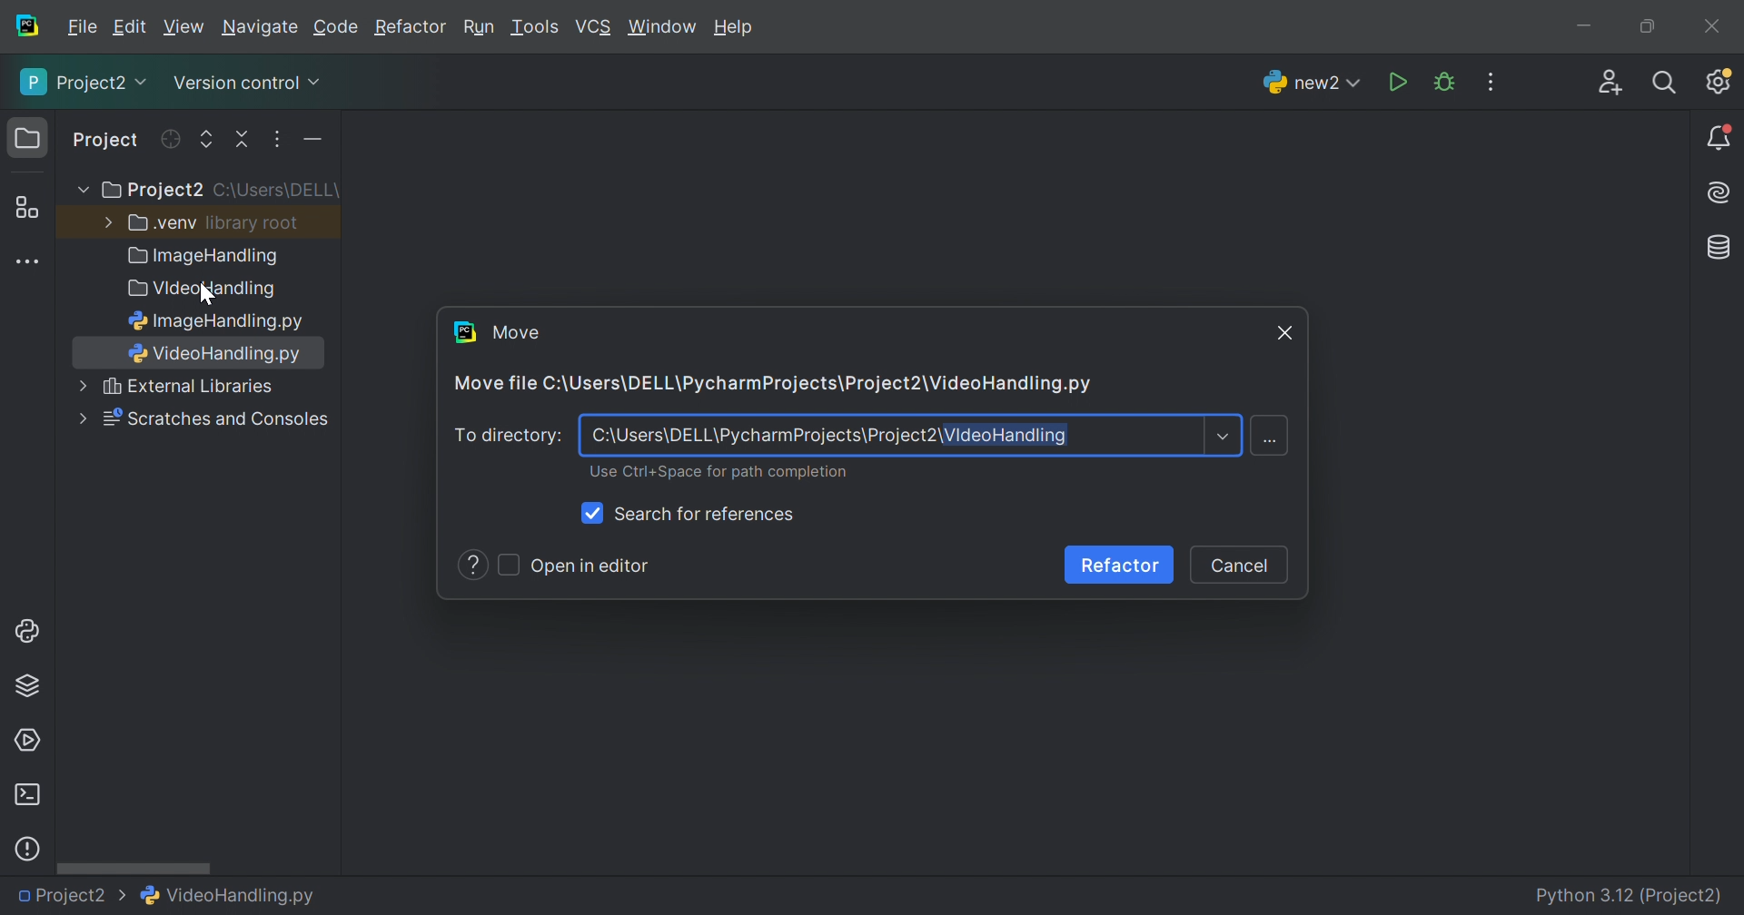  What do you see at coordinates (706, 516) in the screenshot?
I see `Search fir references` at bounding box center [706, 516].